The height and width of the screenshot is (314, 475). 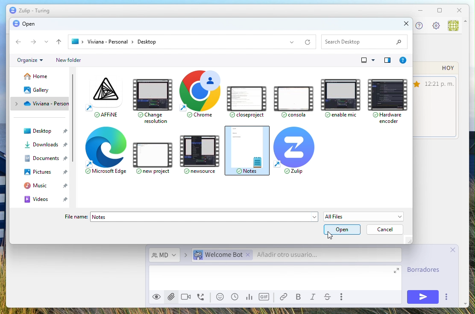 What do you see at coordinates (164, 256) in the screenshot?
I see `direct messages` at bounding box center [164, 256].